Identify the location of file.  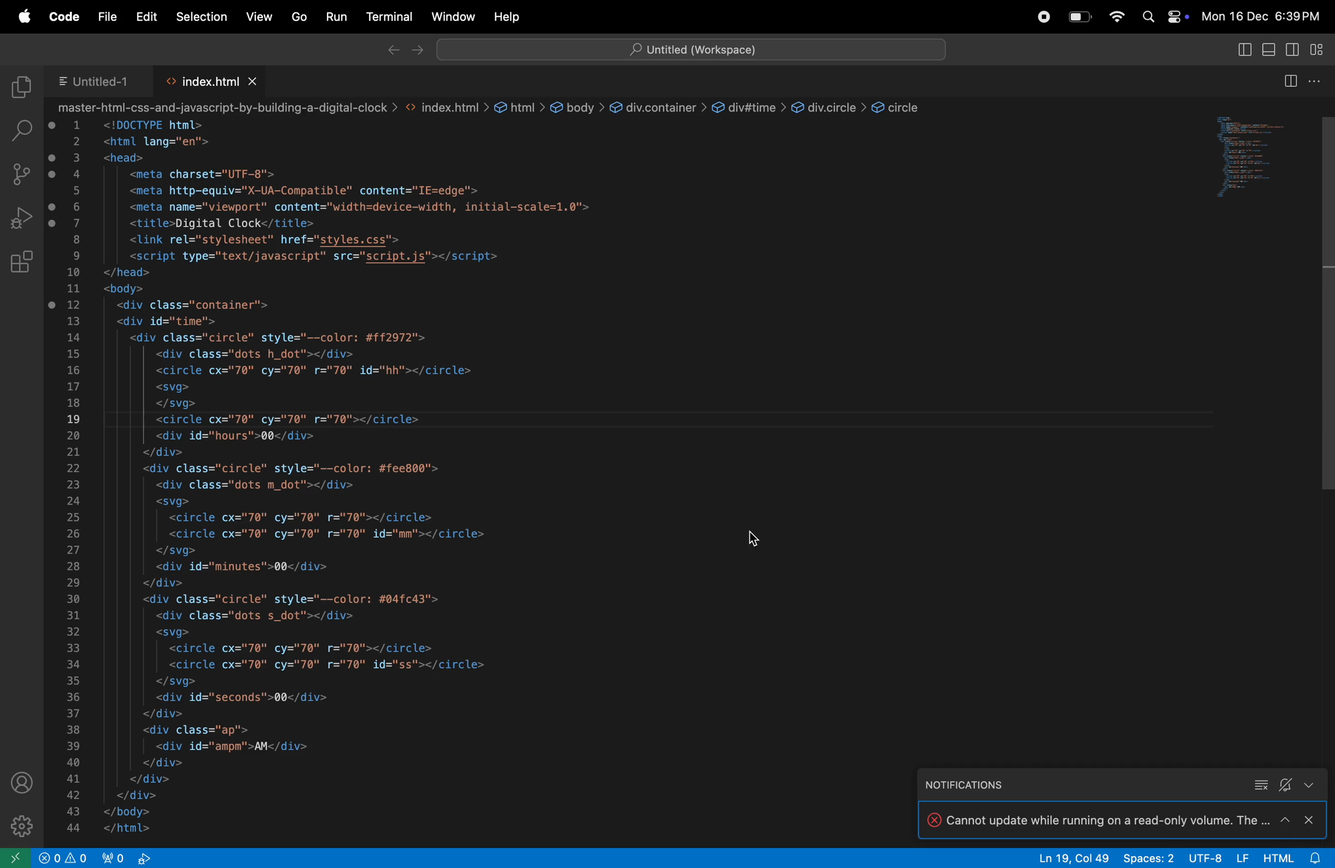
(105, 16).